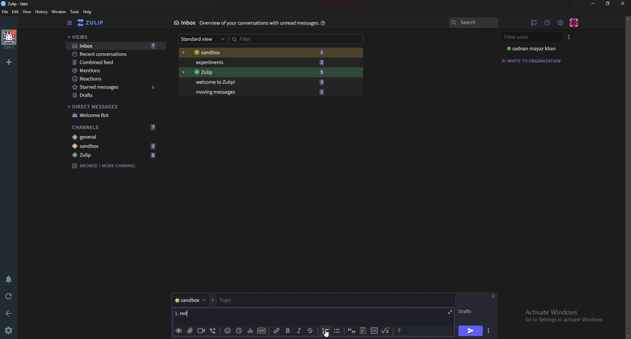 This screenshot has height=339, width=631. I want to click on Personal menu, so click(574, 22).